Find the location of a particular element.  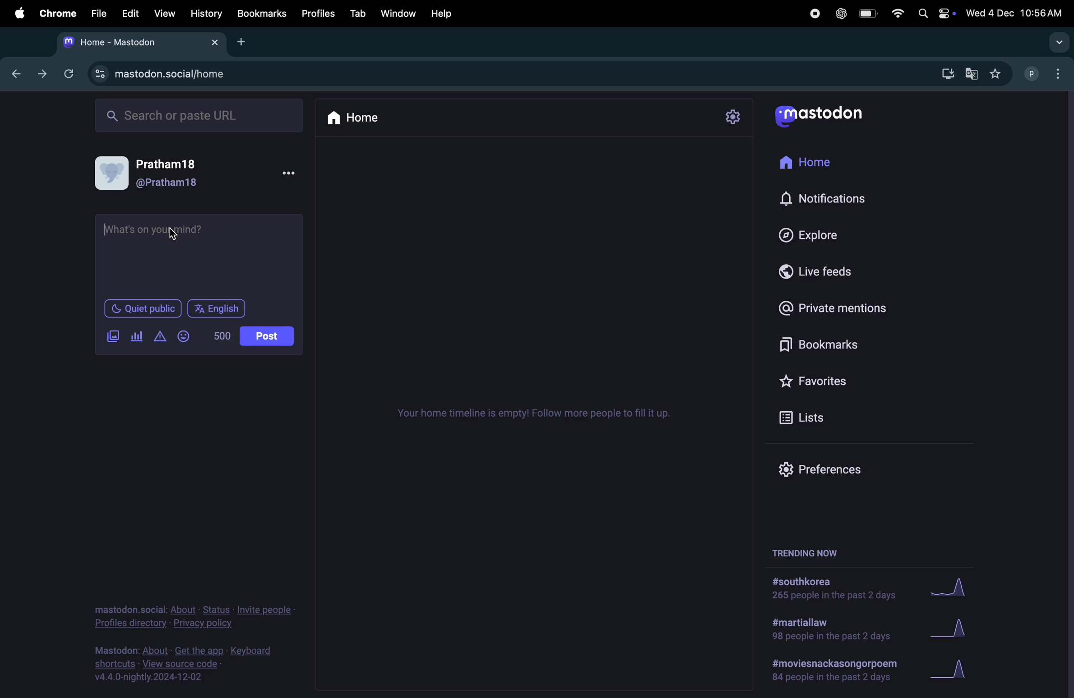

trending now is located at coordinates (808, 551).